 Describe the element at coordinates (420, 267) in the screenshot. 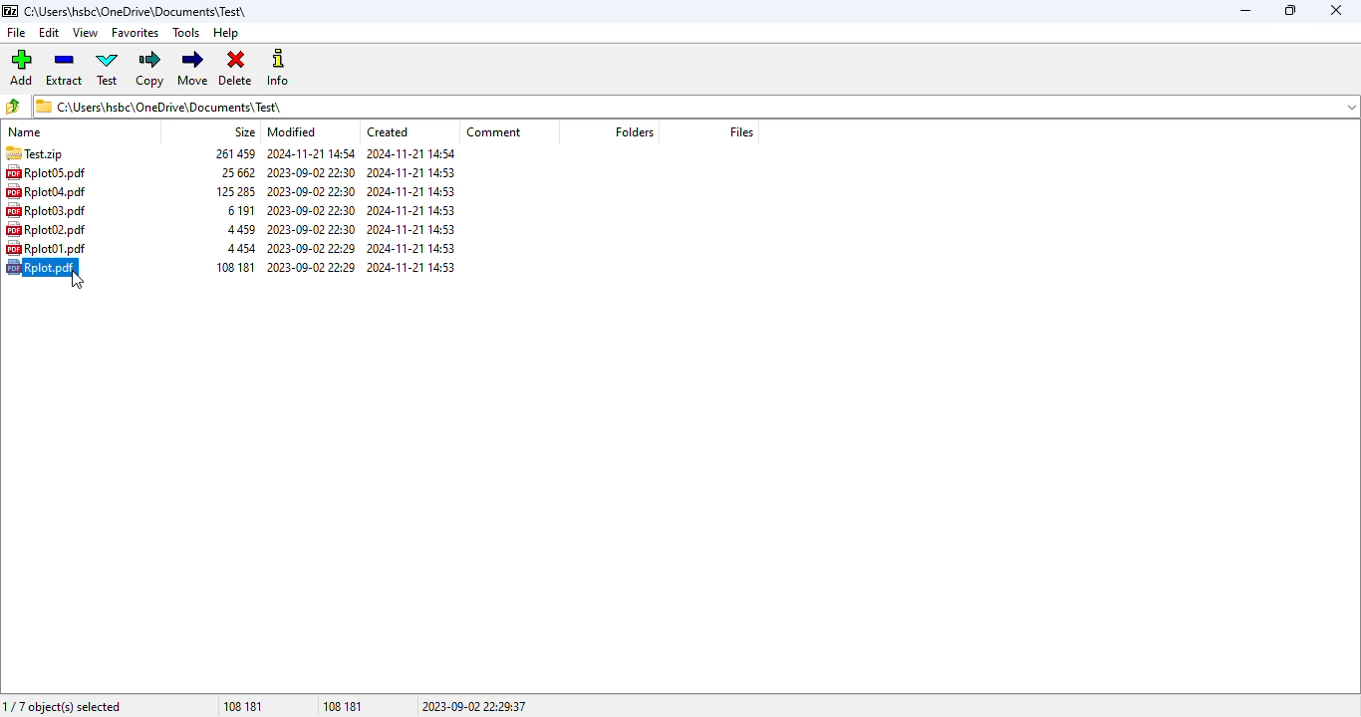

I see ` 2024-11-21 14:53` at that location.